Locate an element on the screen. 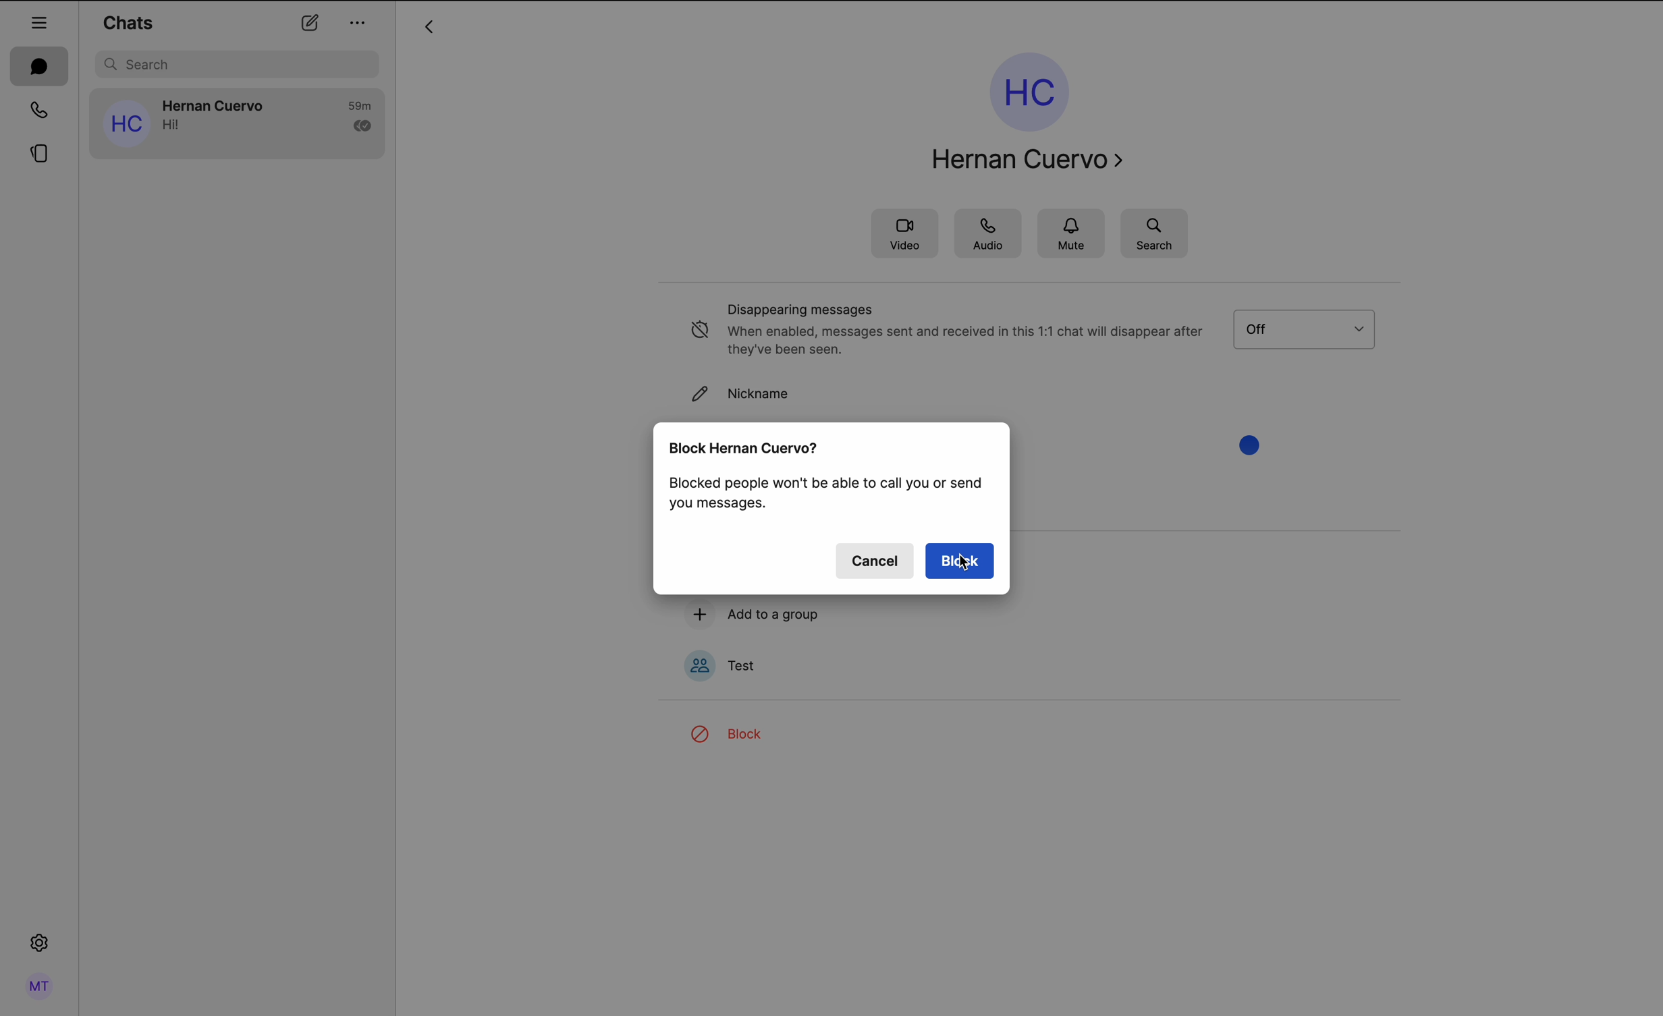 The width and height of the screenshot is (1663, 1016). calls is located at coordinates (42, 111).